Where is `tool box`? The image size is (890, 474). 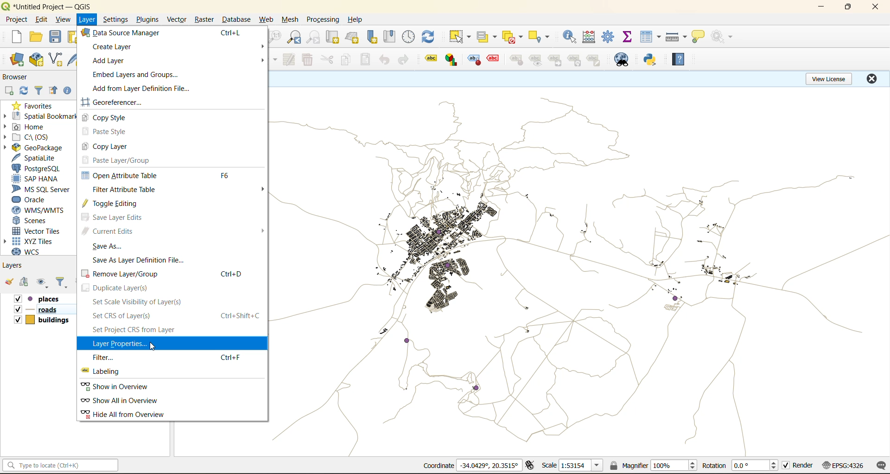 tool box is located at coordinates (610, 37).